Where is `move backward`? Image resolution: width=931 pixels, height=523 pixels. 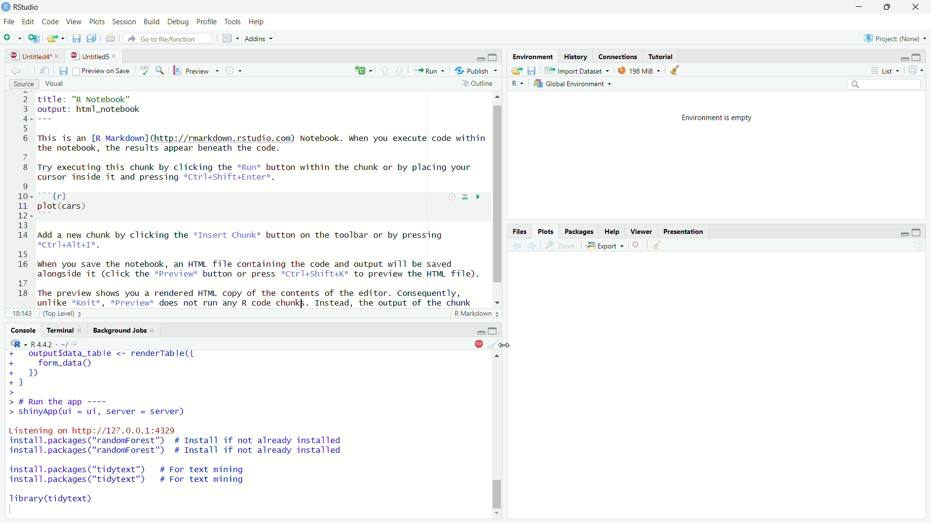 move backward is located at coordinates (516, 246).